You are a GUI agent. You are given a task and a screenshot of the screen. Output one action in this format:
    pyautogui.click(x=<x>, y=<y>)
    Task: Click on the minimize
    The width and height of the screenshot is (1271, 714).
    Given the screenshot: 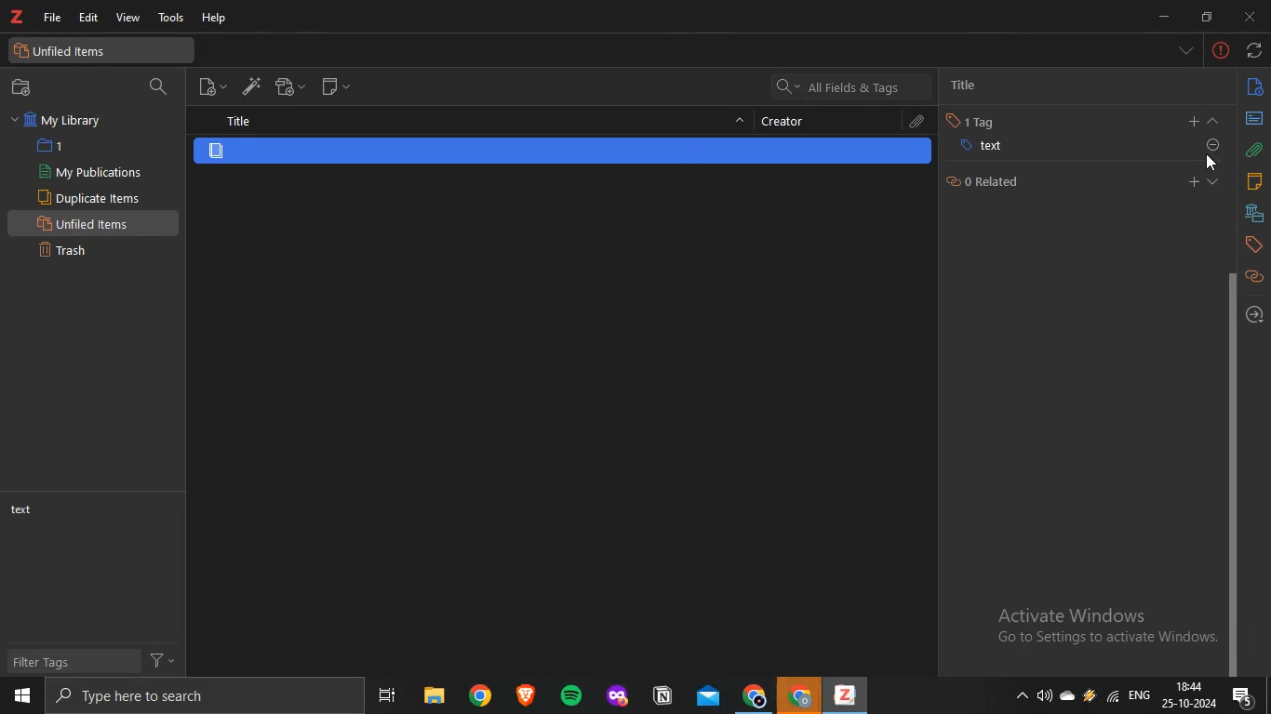 What is the action you would take?
    pyautogui.click(x=1163, y=17)
    